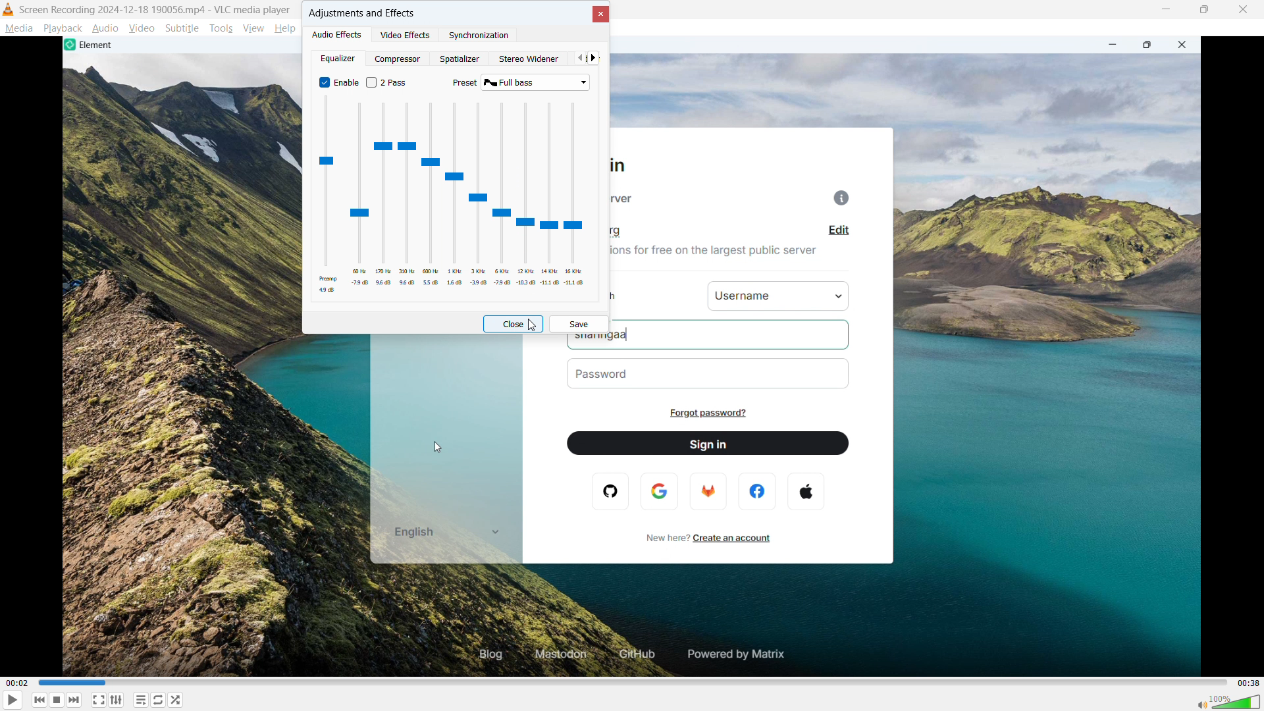  What do you see at coordinates (530, 324) in the screenshot?
I see `Cursor` at bounding box center [530, 324].